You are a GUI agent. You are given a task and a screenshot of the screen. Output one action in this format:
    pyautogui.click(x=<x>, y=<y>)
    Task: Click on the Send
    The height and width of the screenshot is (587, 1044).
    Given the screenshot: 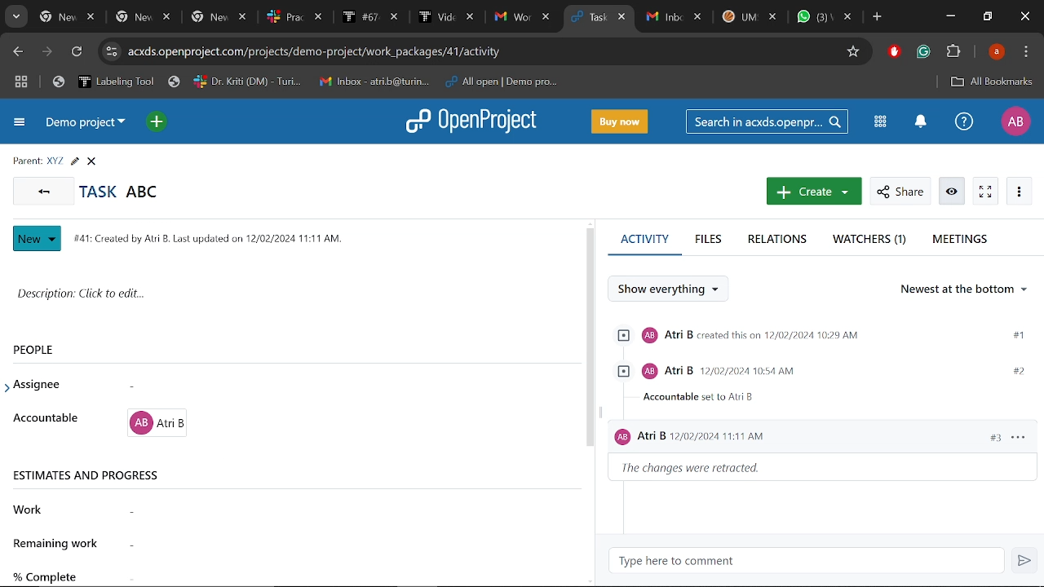 What is the action you would take?
    pyautogui.click(x=1026, y=563)
    